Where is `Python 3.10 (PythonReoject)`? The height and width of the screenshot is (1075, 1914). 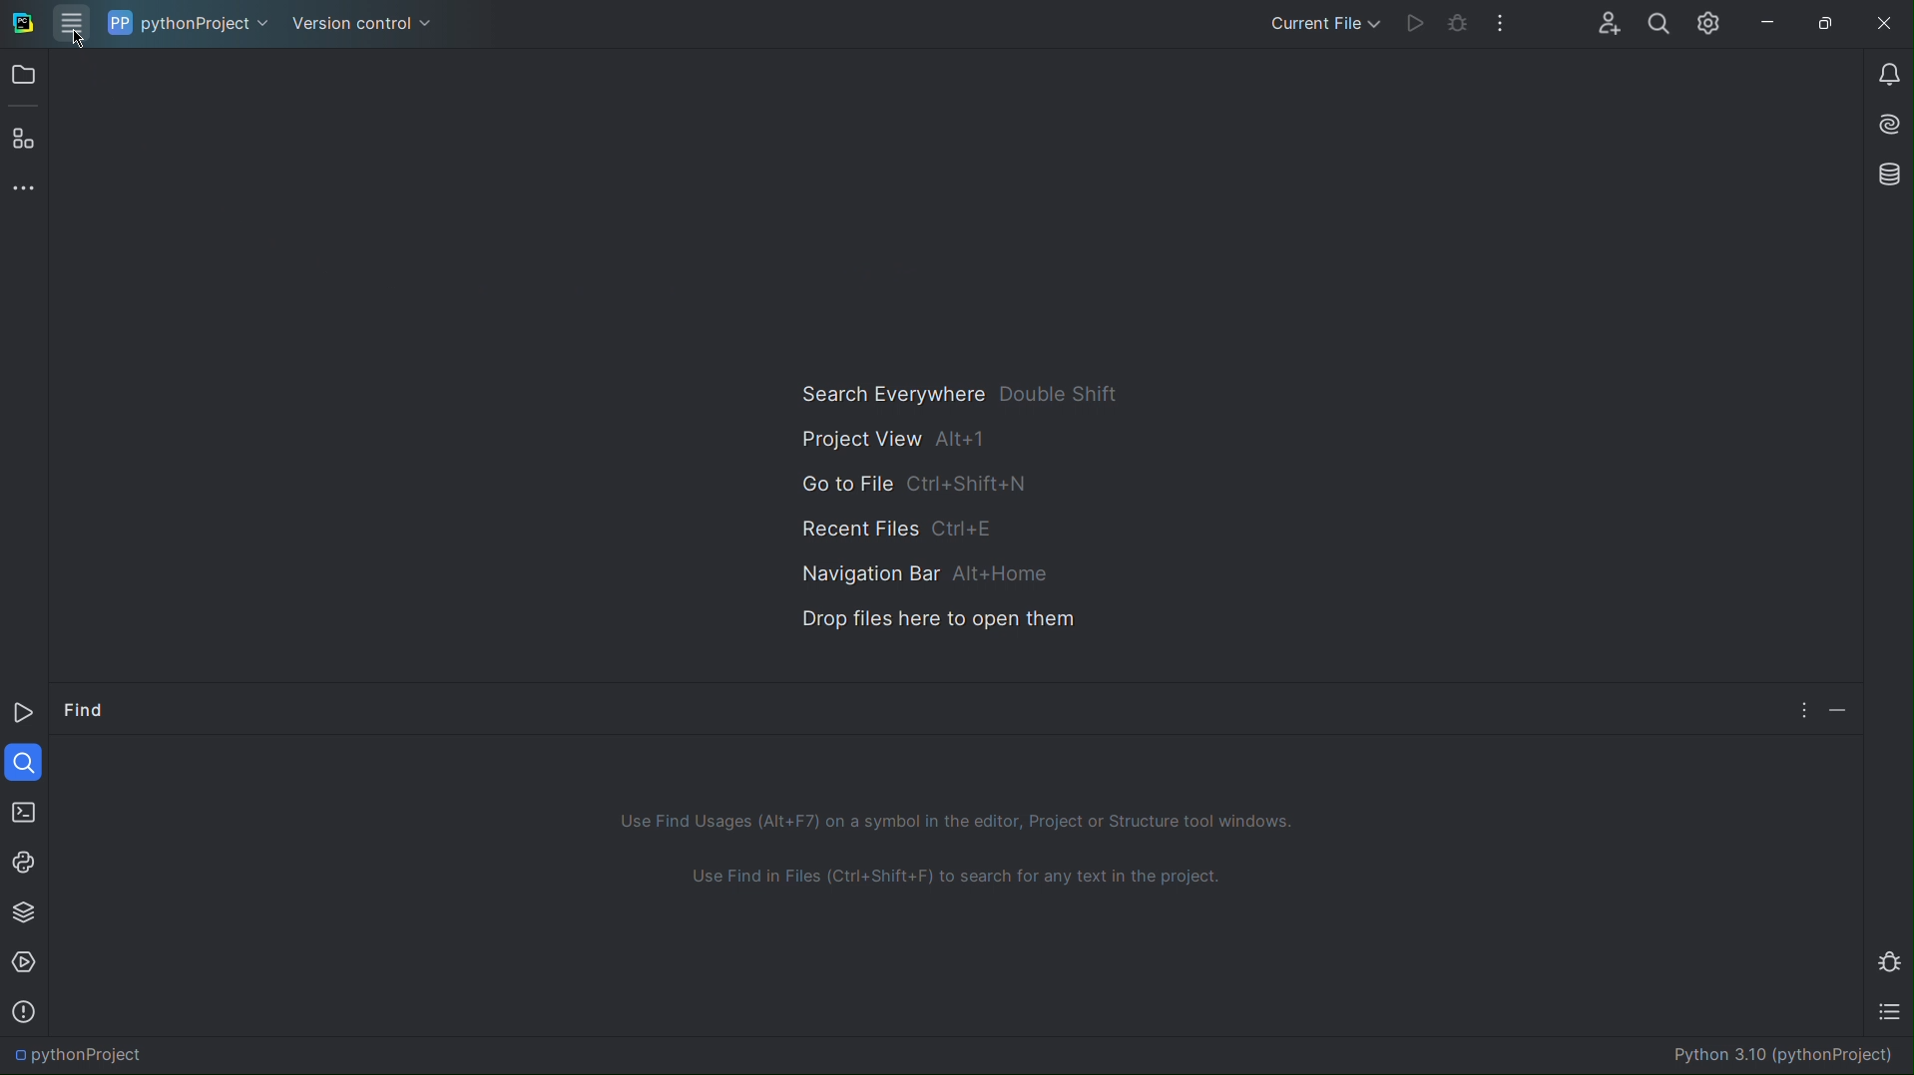
Python 3.10 (PythonReoject) is located at coordinates (1780, 1054).